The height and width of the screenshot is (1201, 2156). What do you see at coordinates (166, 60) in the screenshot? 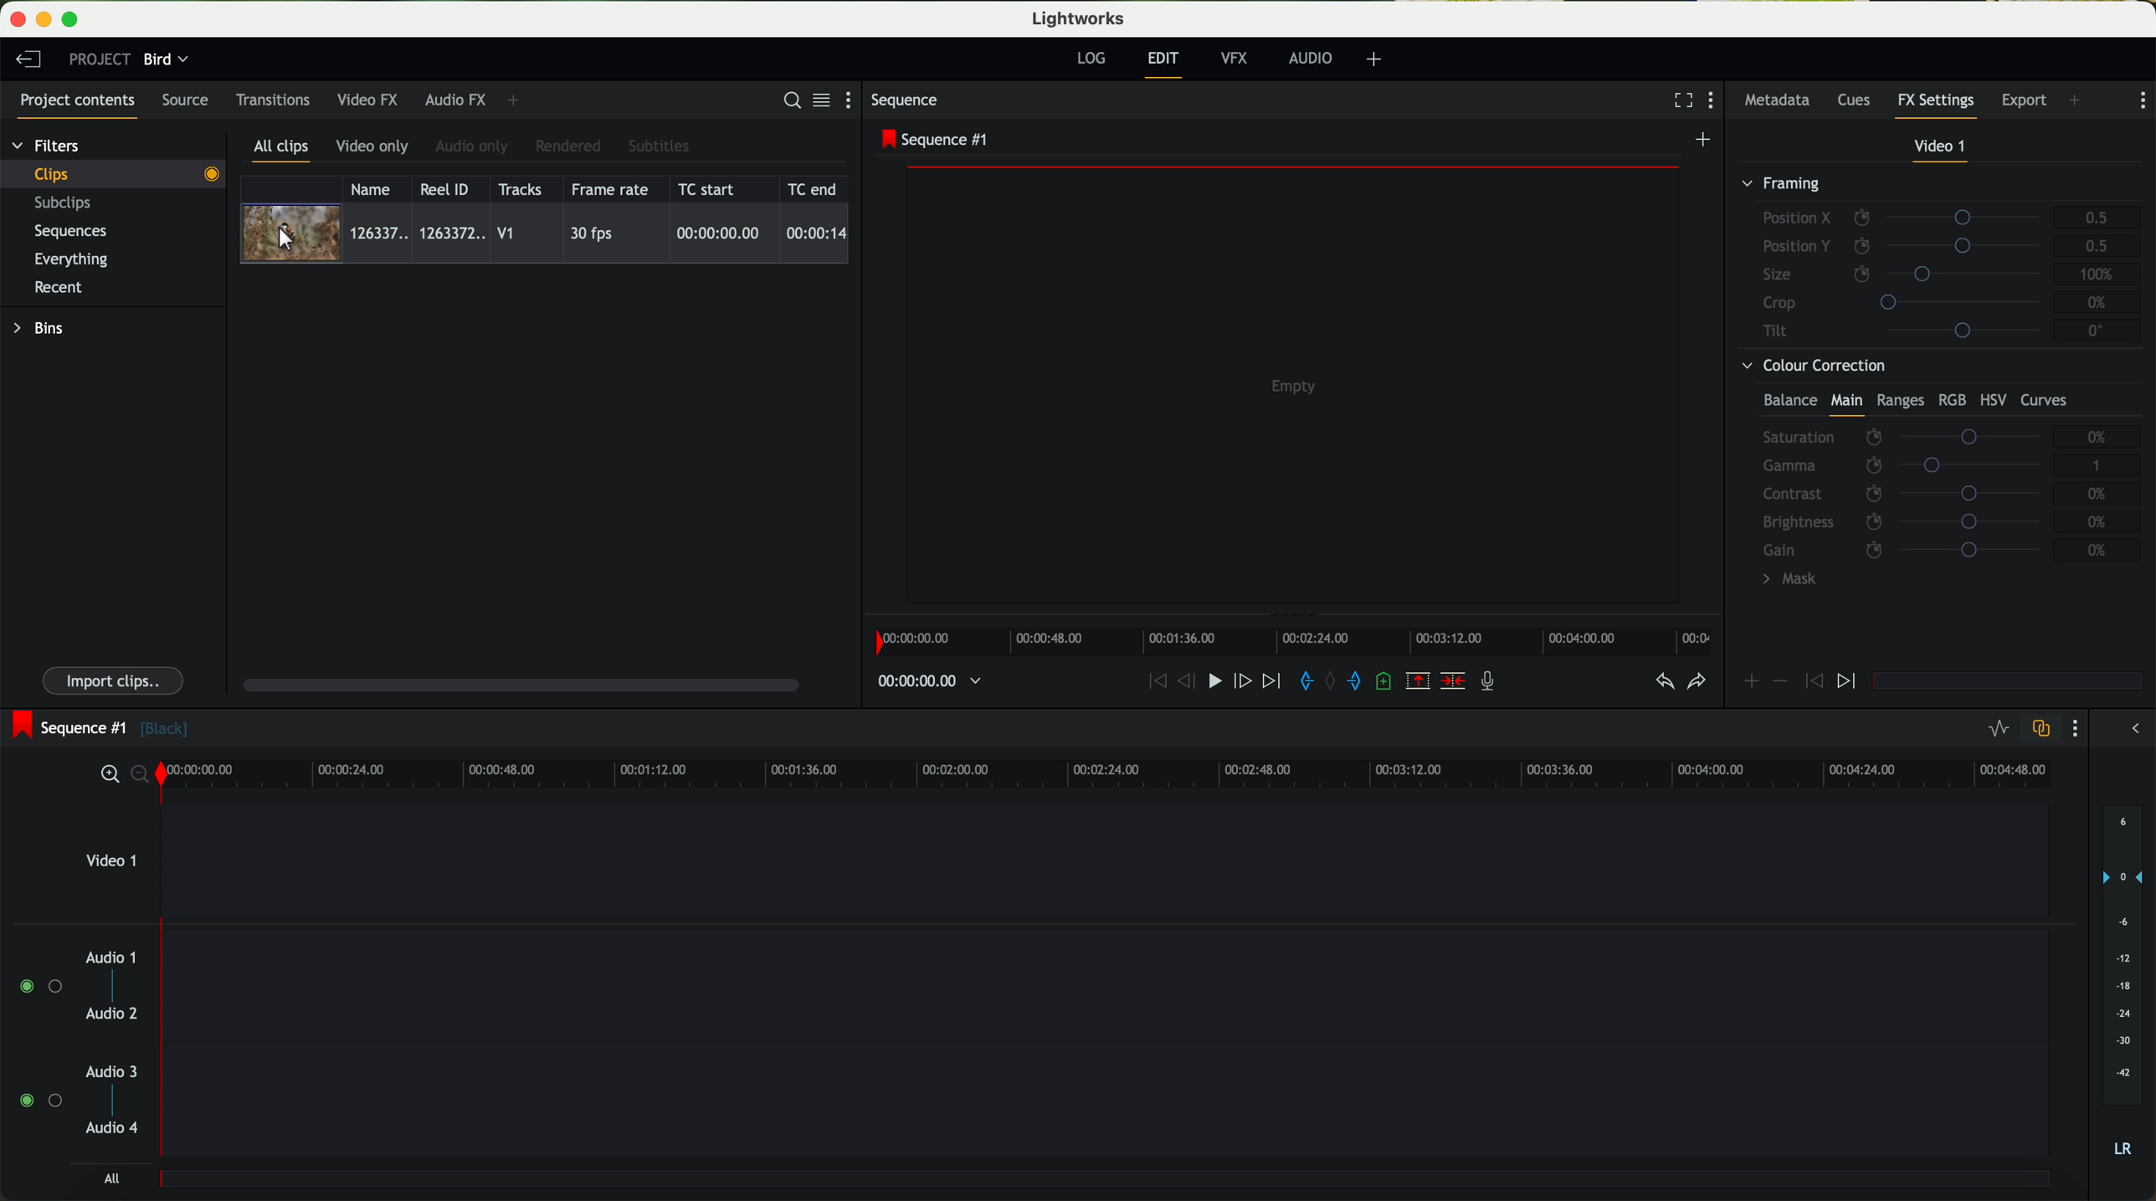
I see `bird` at bounding box center [166, 60].